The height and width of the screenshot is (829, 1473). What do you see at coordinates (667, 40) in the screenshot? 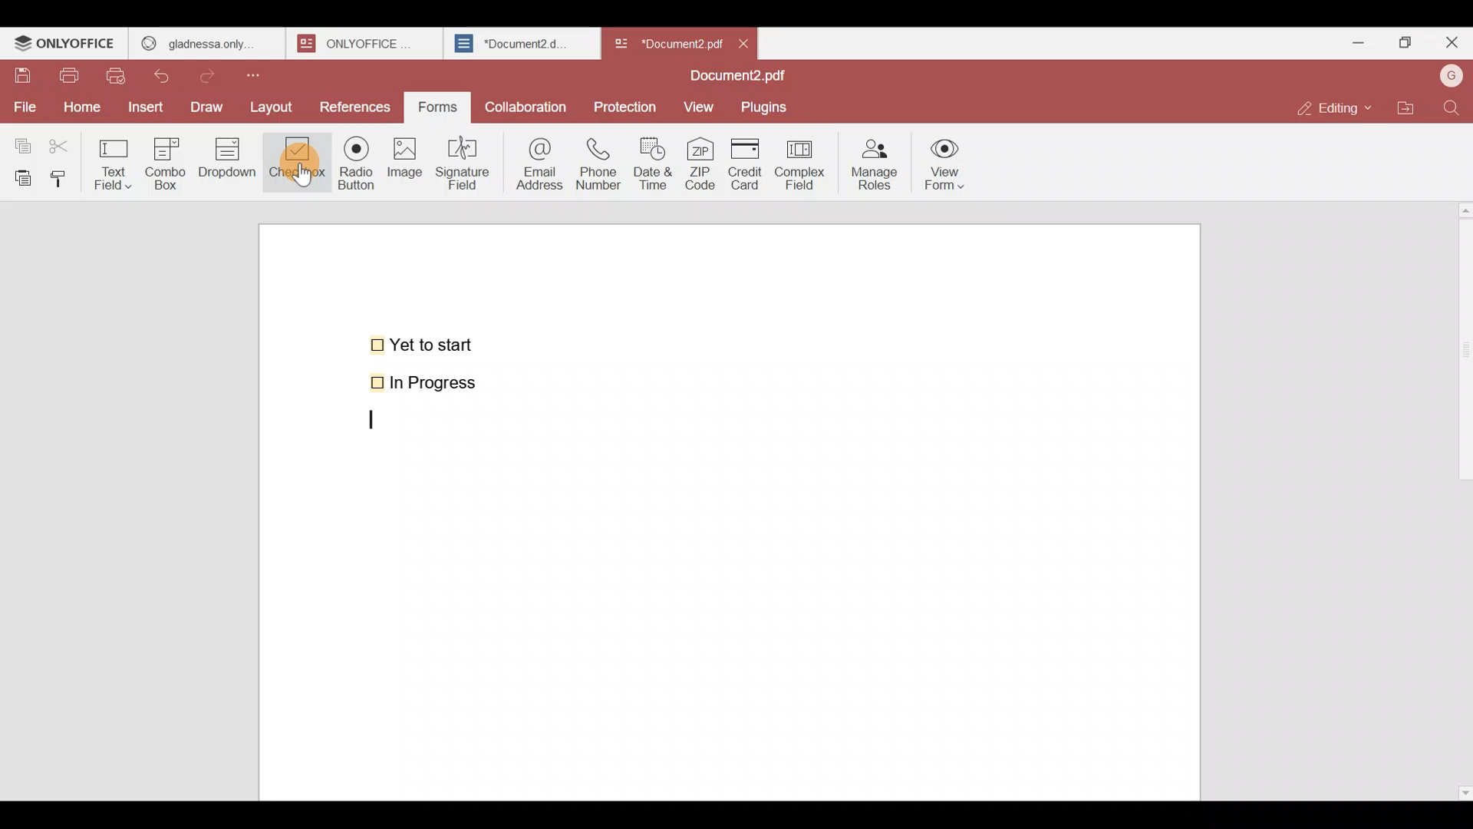
I see `Document name` at bounding box center [667, 40].